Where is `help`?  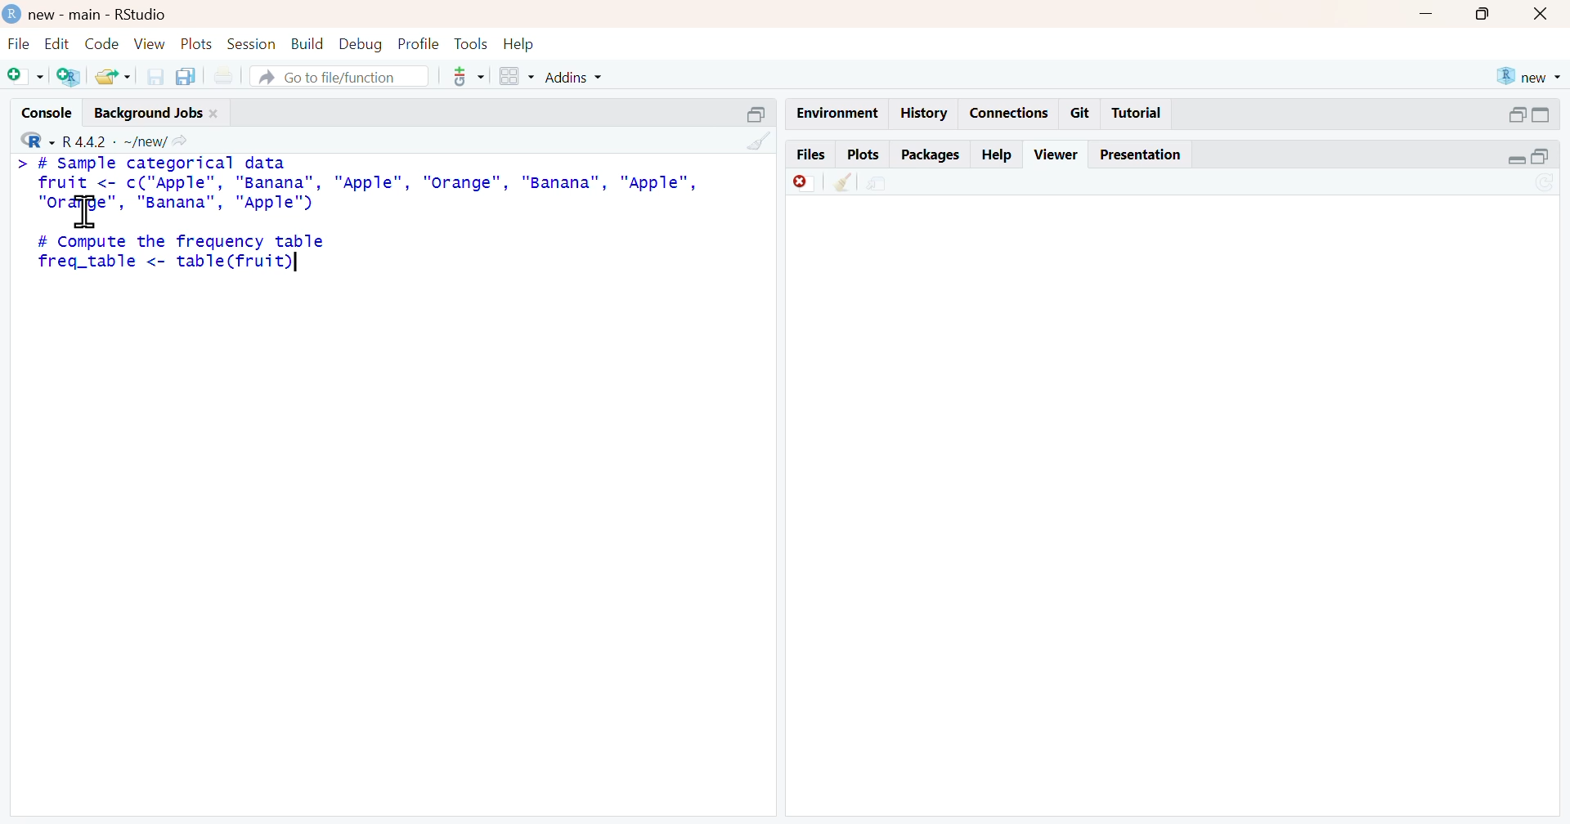 help is located at coordinates (518, 43).